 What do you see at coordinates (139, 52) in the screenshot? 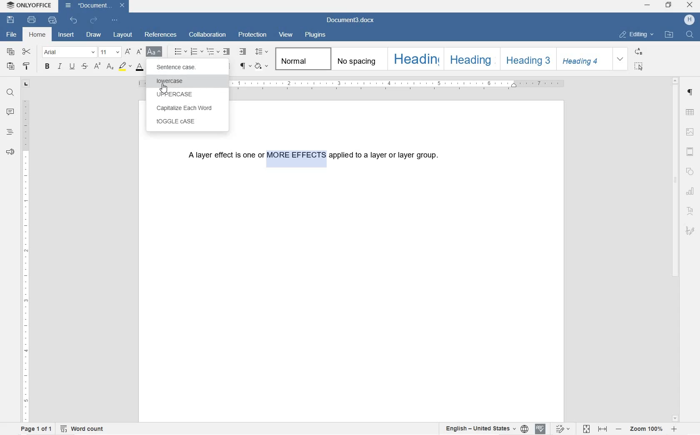
I see `INCREMENT FONT SIZE` at bounding box center [139, 52].